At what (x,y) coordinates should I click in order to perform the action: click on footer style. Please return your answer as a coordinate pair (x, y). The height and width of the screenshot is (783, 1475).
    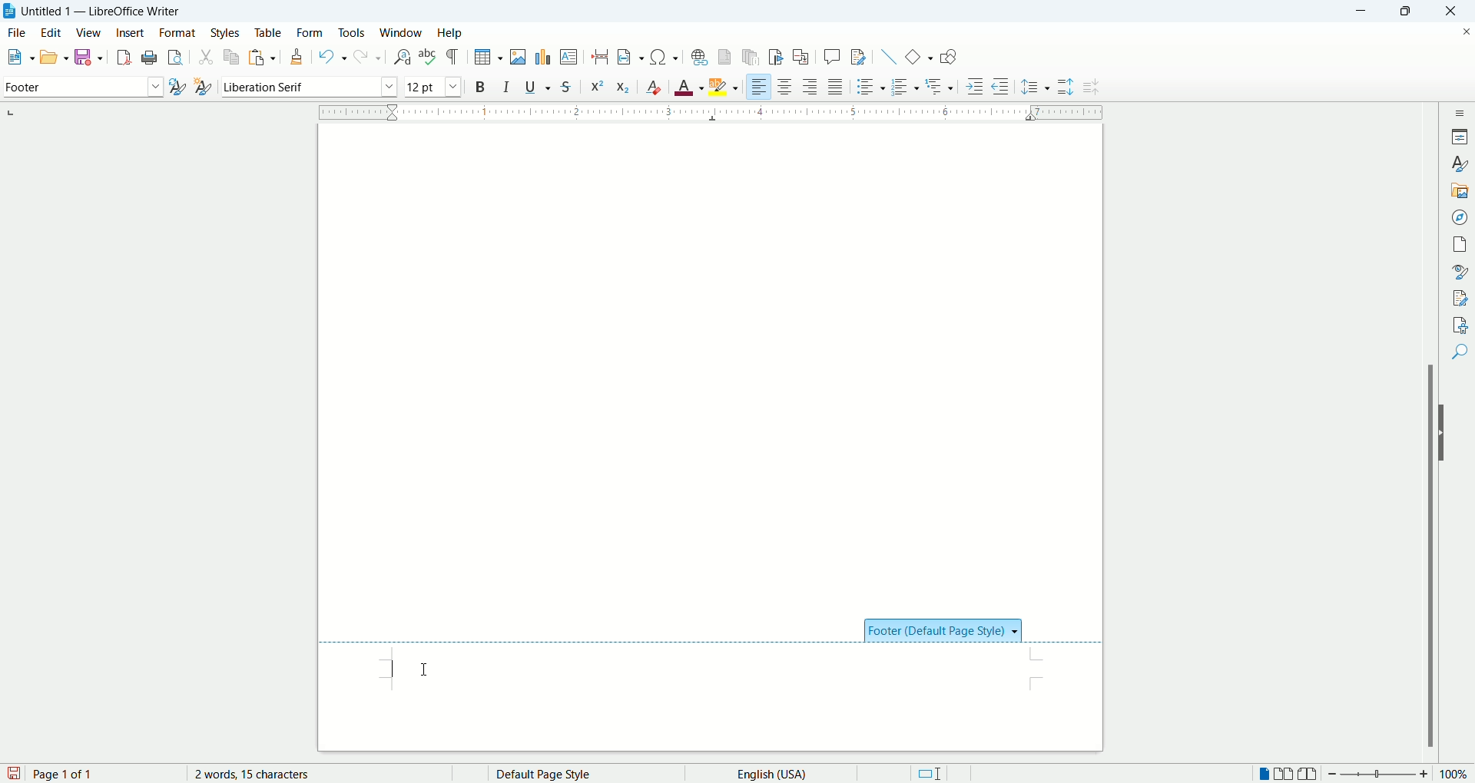
    Looking at the image, I should click on (943, 629).